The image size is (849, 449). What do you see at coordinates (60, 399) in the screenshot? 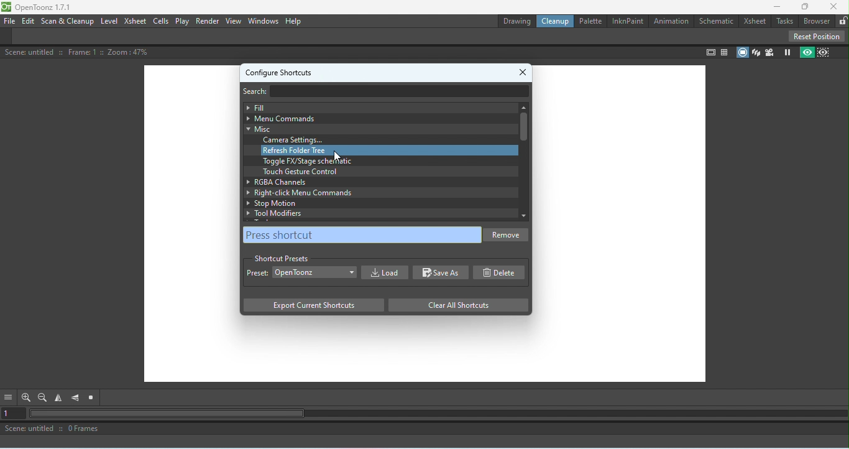
I see `Flip horizontal` at bounding box center [60, 399].